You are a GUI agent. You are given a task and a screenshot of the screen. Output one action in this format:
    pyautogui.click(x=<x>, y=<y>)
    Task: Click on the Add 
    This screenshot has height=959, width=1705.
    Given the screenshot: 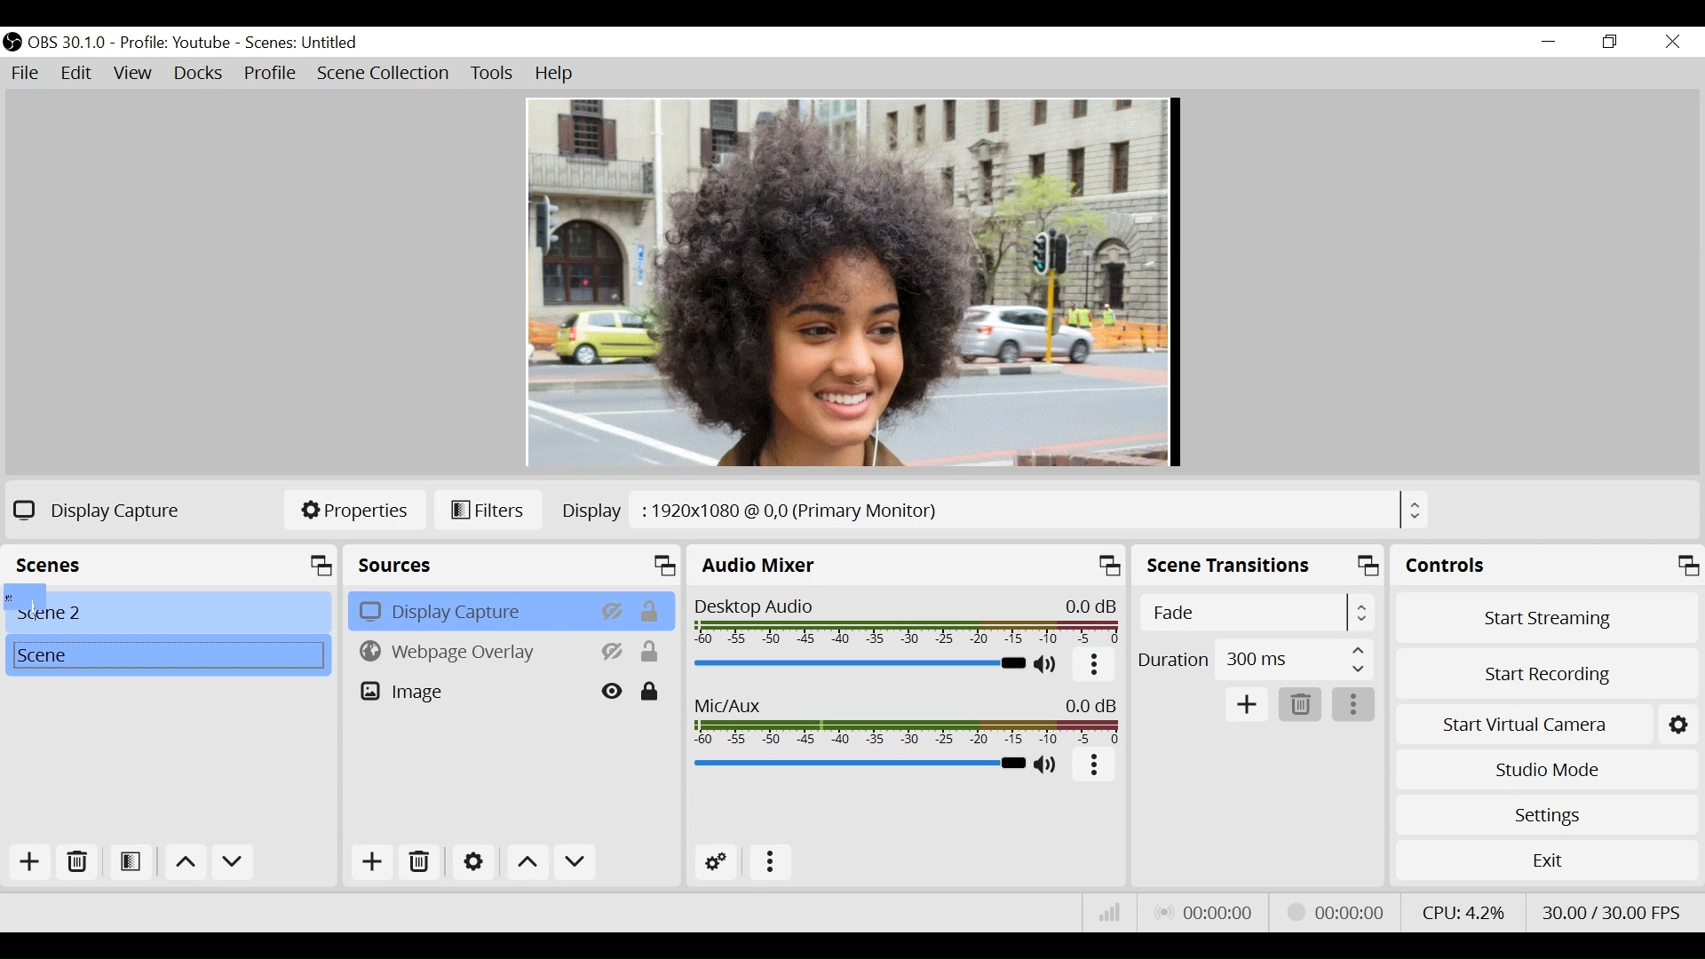 What is the action you would take?
    pyautogui.click(x=1246, y=702)
    